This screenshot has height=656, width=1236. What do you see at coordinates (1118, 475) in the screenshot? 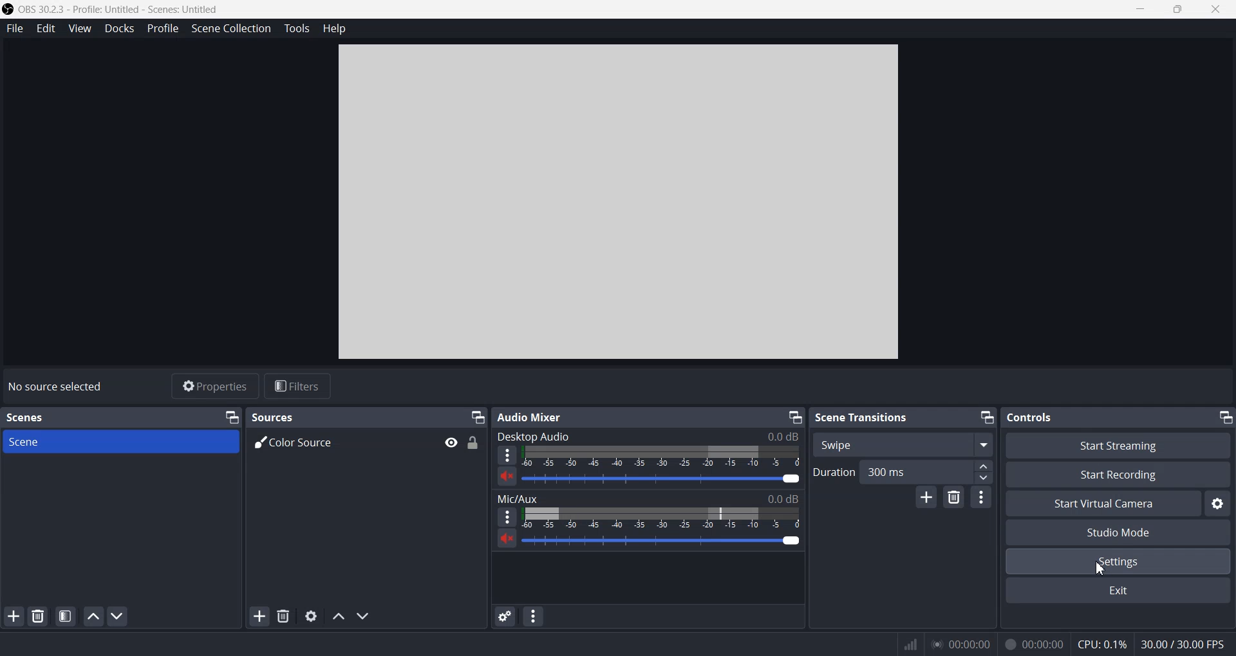
I see `Start Recording` at bounding box center [1118, 475].